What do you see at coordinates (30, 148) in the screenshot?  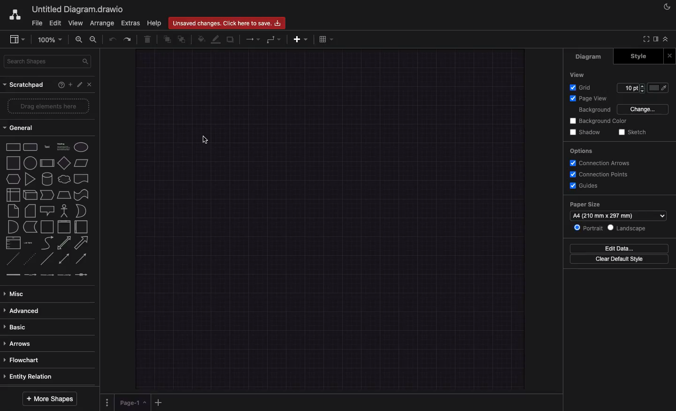 I see `rounded rectangle` at bounding box center [30, 148].